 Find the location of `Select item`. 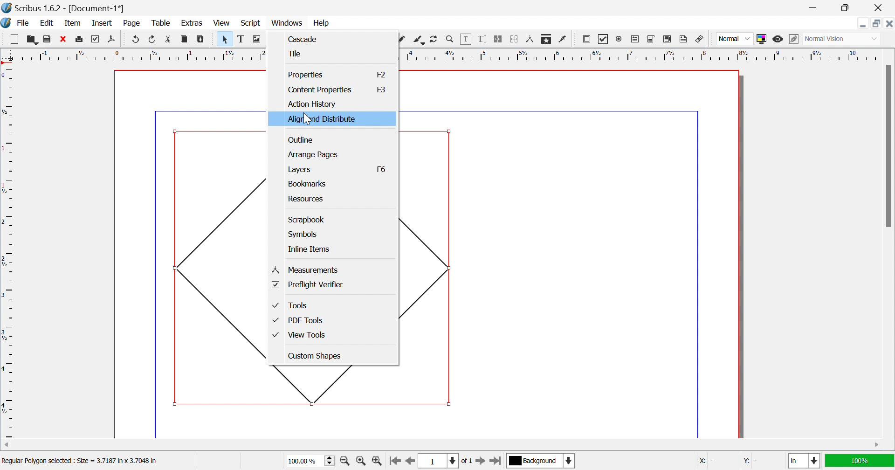

Select item is located at coordinates (227, 39).